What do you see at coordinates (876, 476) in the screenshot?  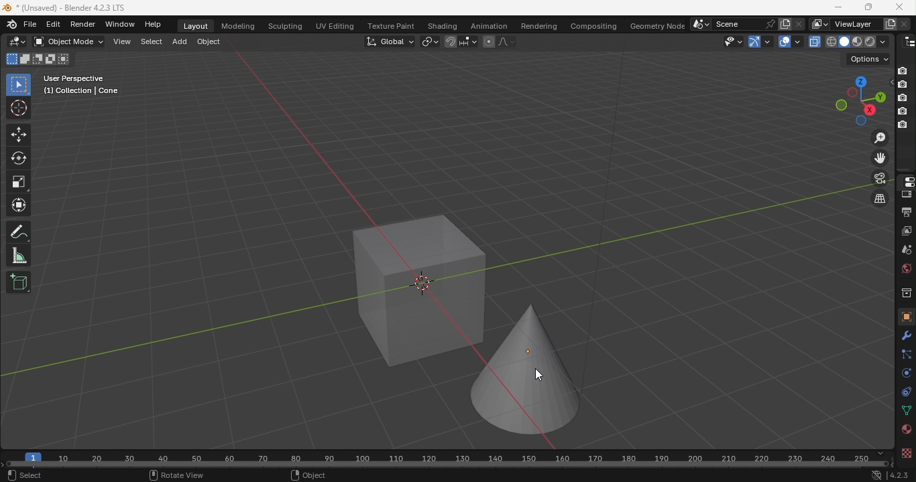 I see `Network` at bounding box center [876, 476].